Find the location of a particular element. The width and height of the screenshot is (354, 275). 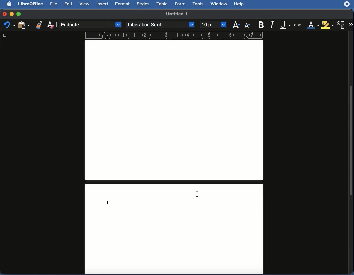

Endnote is located at coordinates (105, 201).